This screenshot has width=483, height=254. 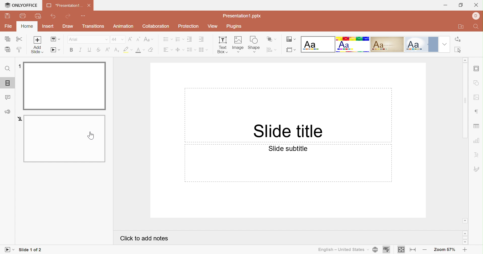 What do you see at coordinates (48, 26) in the screenshot?
I see `Insert` at bounding box center [48, 26].